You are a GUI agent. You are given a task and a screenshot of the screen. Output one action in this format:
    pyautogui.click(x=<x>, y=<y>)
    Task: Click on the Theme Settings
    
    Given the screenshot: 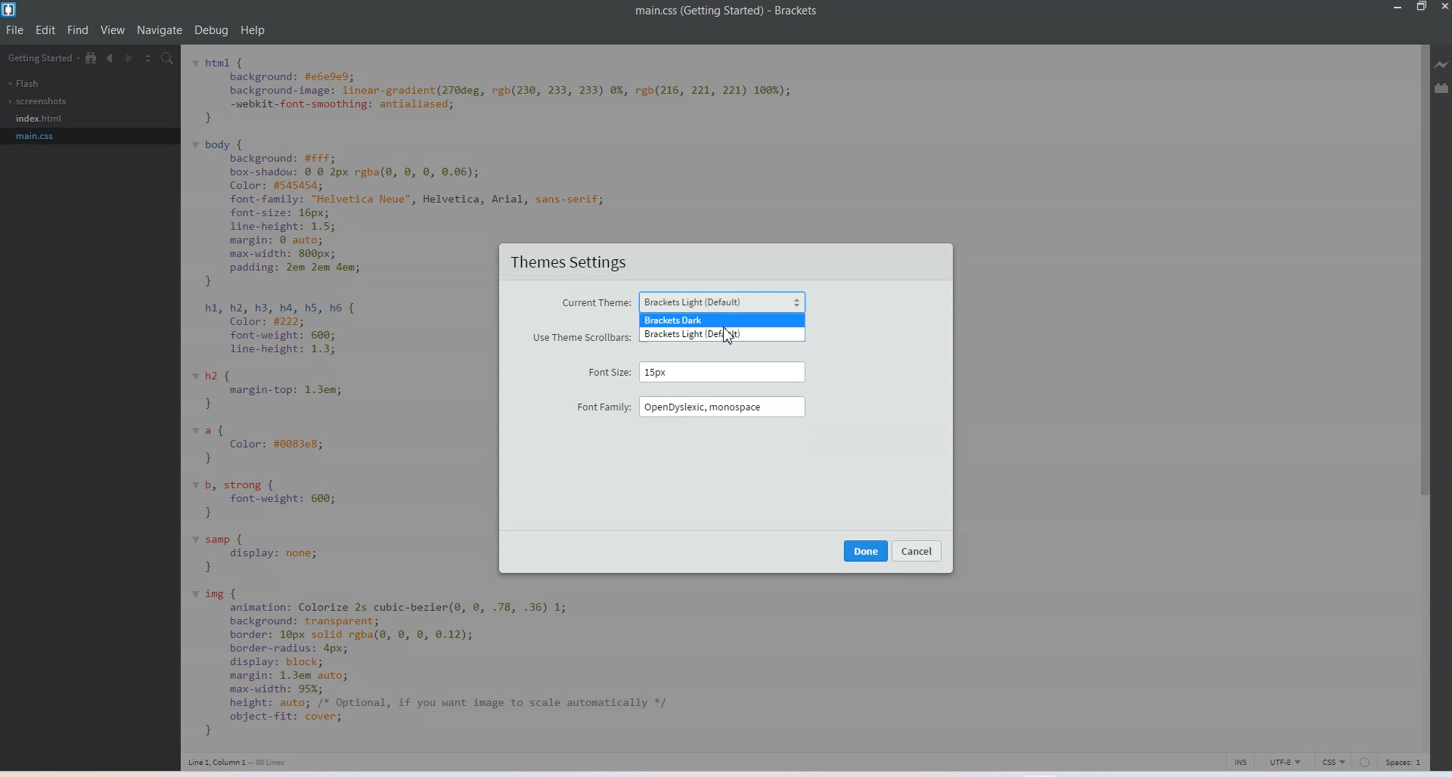 What is the action you would take?
    pyautogui.click(x=569, y=263)
    